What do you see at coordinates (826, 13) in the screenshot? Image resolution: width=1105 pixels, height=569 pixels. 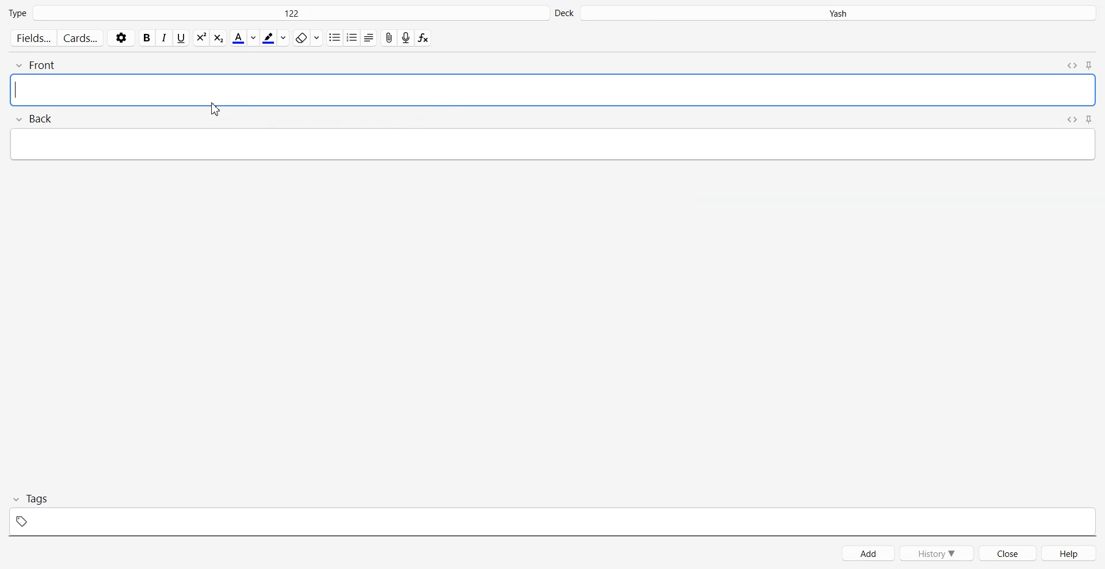 I see `Deck` at bounding box center [826, 13].